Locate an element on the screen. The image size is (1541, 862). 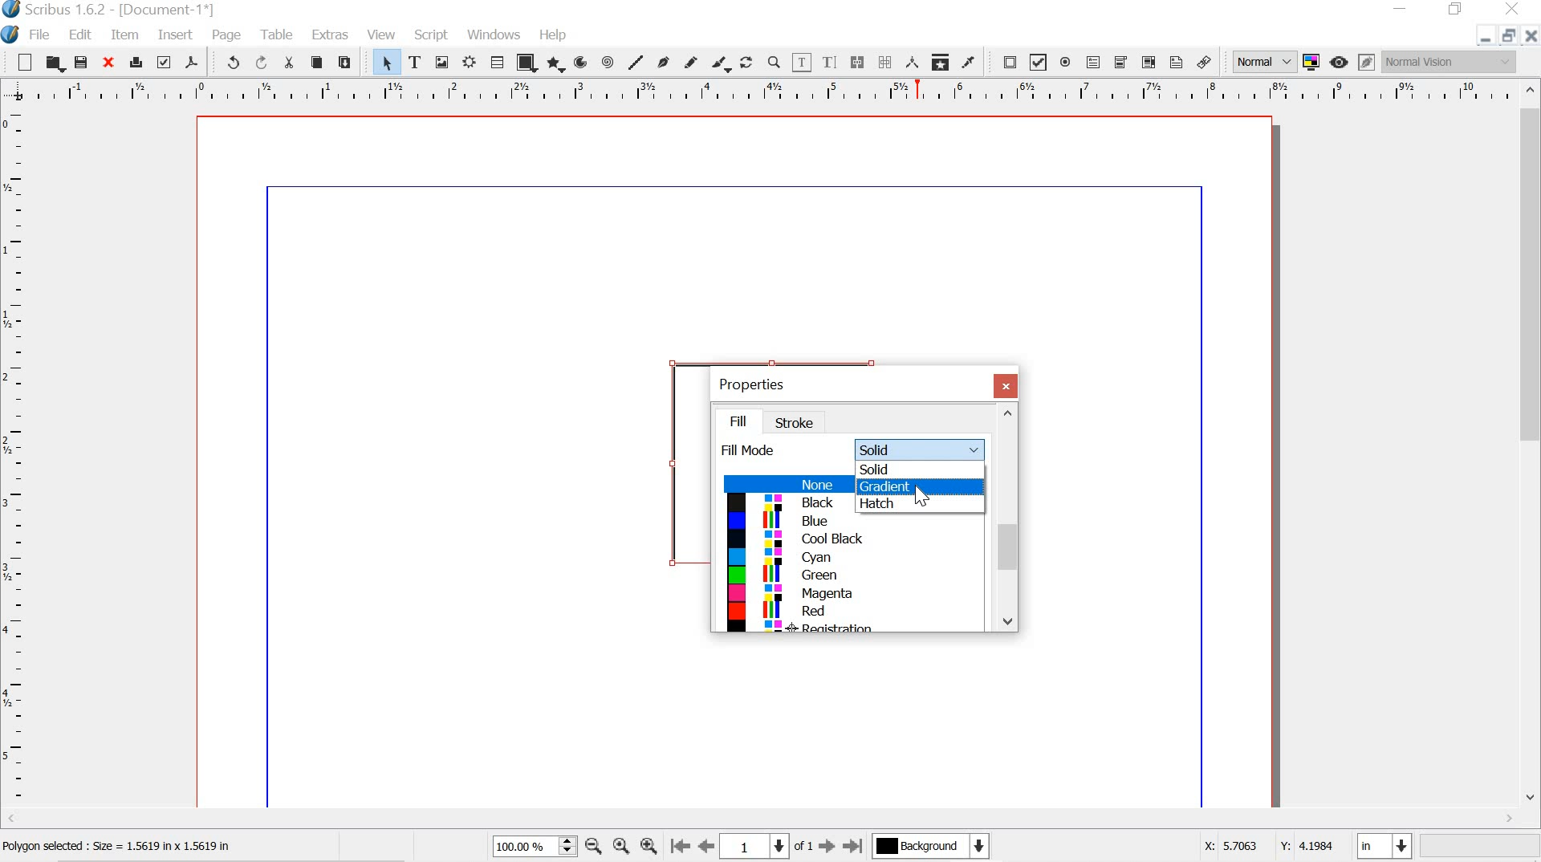
100.00 % is located at coordinates (521, 847).